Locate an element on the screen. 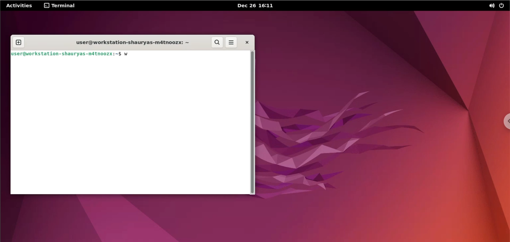  chrome options is located at coordinates (507, 120).